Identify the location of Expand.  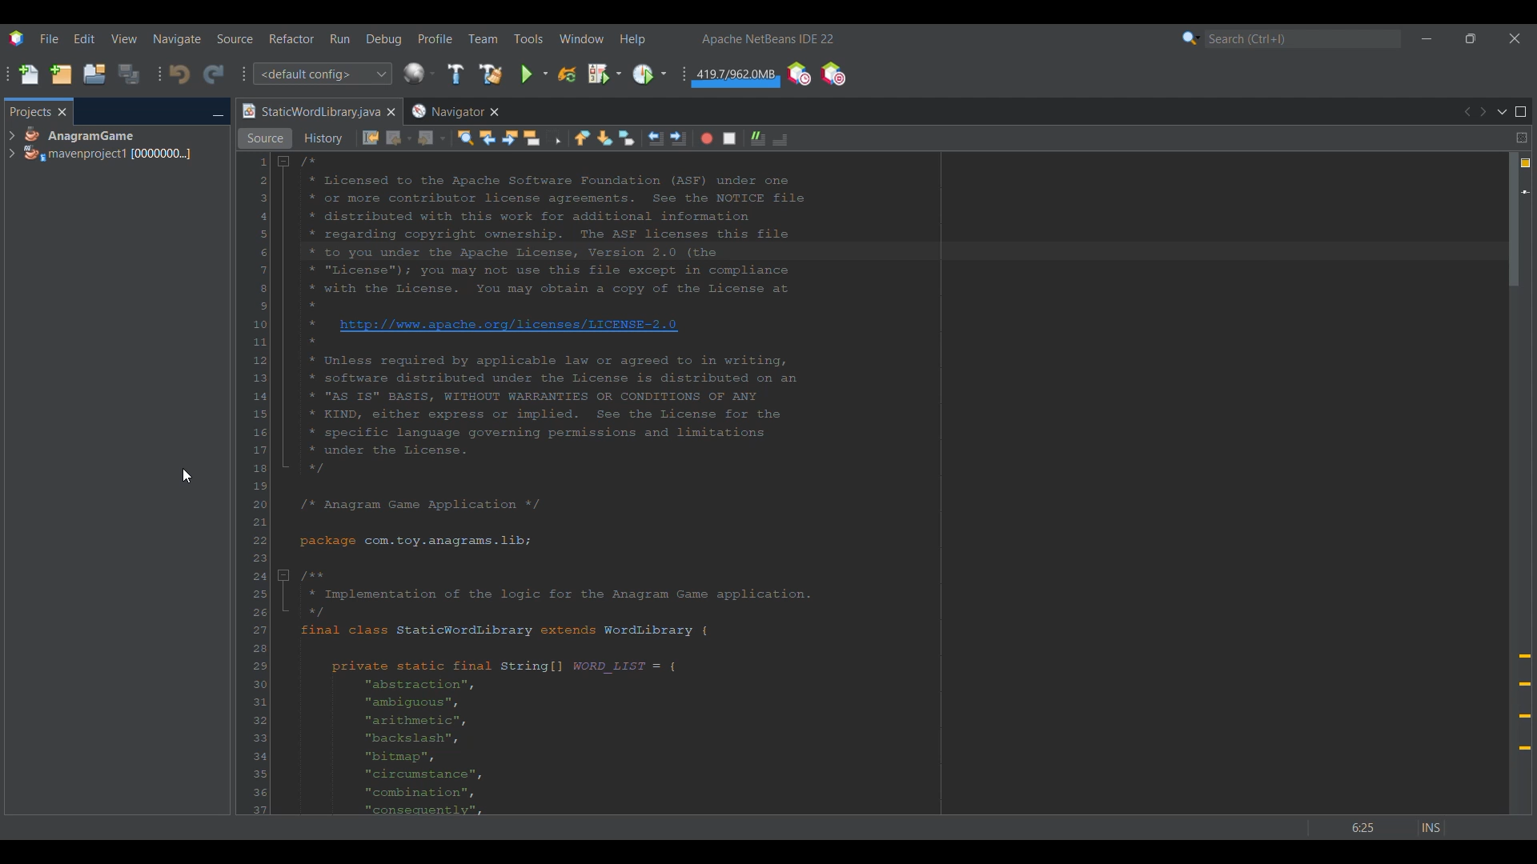
(11, 145).